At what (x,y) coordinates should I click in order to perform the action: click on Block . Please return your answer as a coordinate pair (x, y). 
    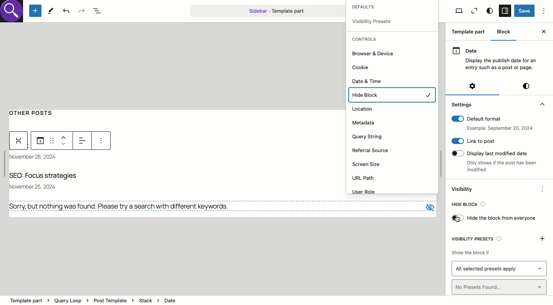
    Looking at the image, I should click on (505, 31).